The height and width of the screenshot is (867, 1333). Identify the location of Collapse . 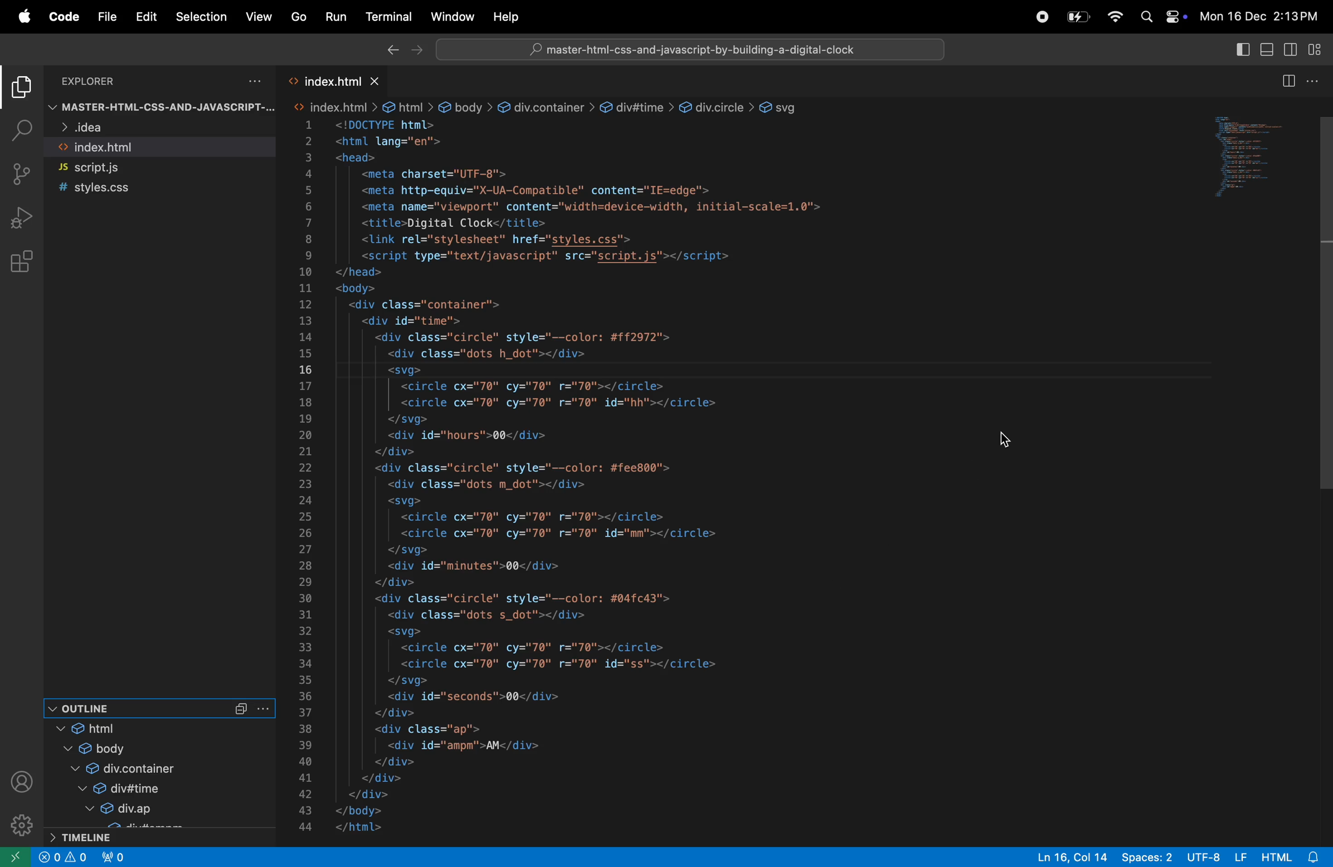
(241, 707).